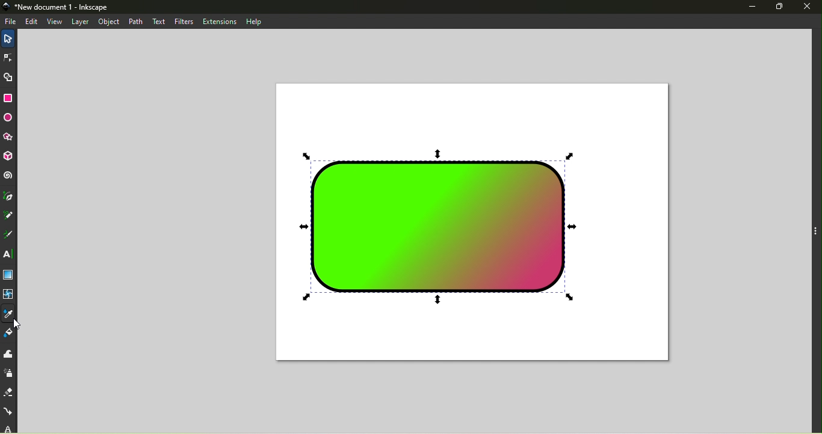 This screenshot has width=822, height=434. What do you see at coordinates (809, 6) in the screenshot?
I see `Close` at bounding box center [809, 6].